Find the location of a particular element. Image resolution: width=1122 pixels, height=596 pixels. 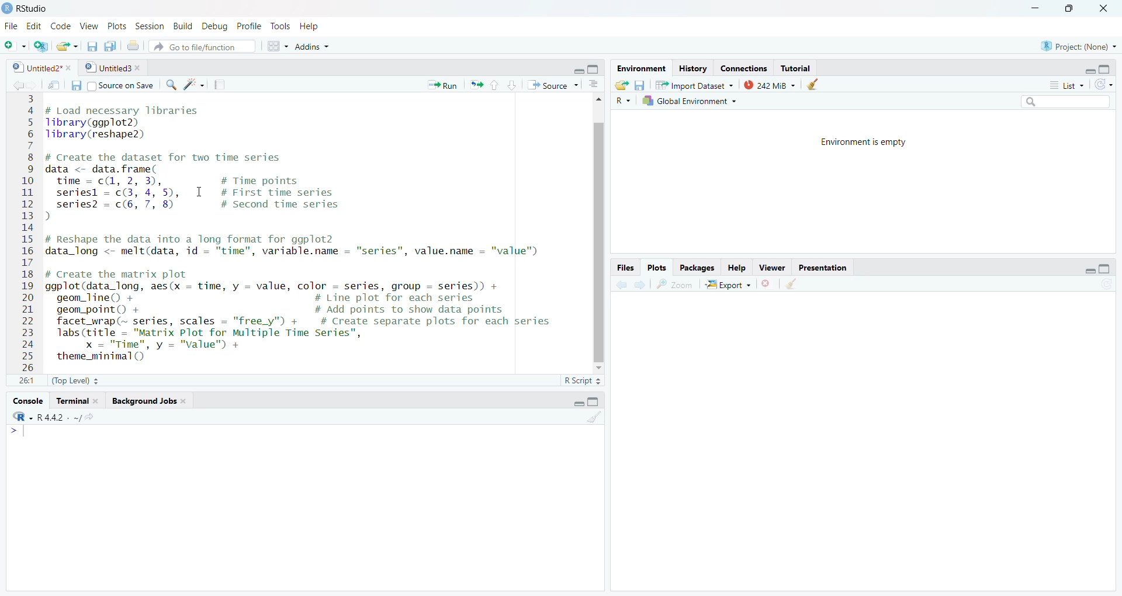

scroll down is located at coordinates (598, 369).